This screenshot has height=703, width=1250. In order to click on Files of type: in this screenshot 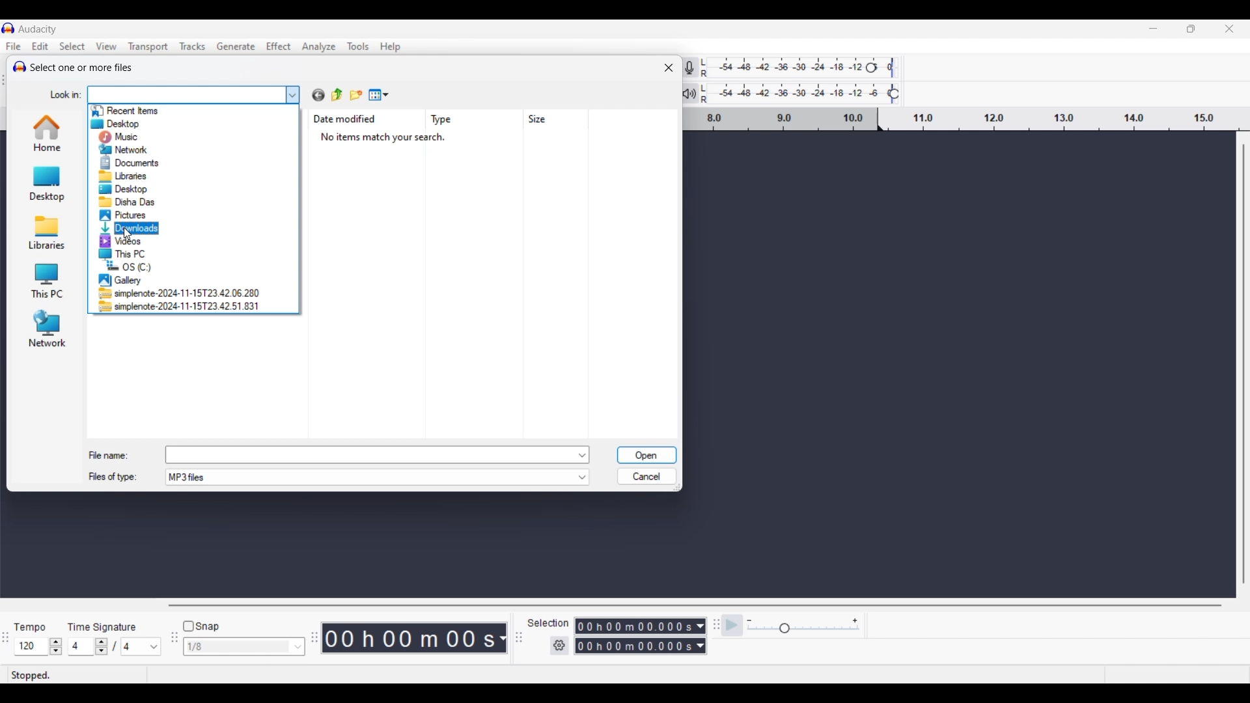, I will do `click(120, 478)`.